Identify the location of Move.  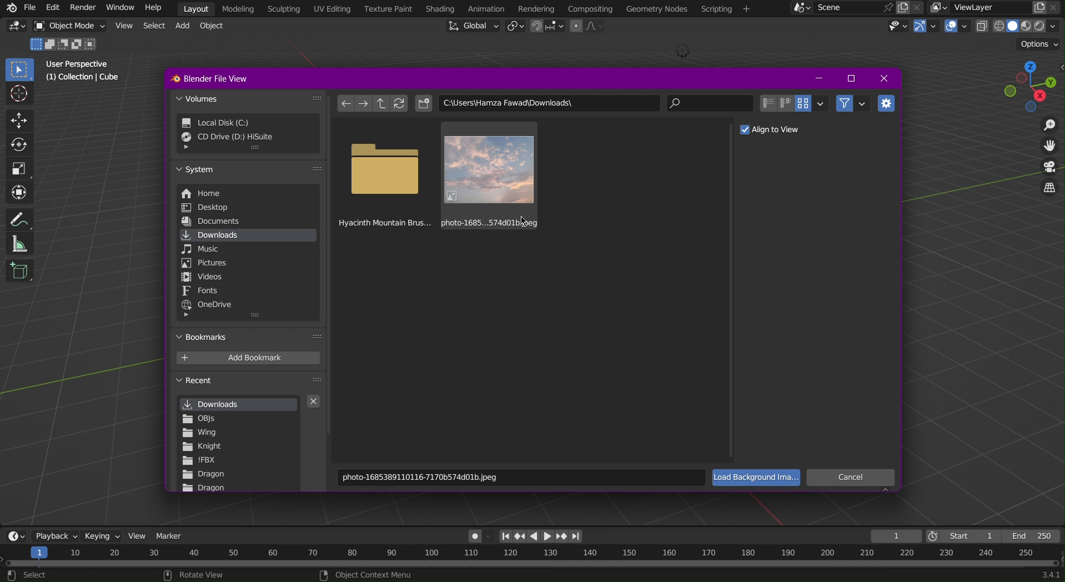
(17, 121).